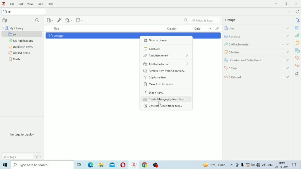 The image size is (301, 169). Describe the element at coordinates (102, 165) in the screenshot. I see `File Explorer` at that location.